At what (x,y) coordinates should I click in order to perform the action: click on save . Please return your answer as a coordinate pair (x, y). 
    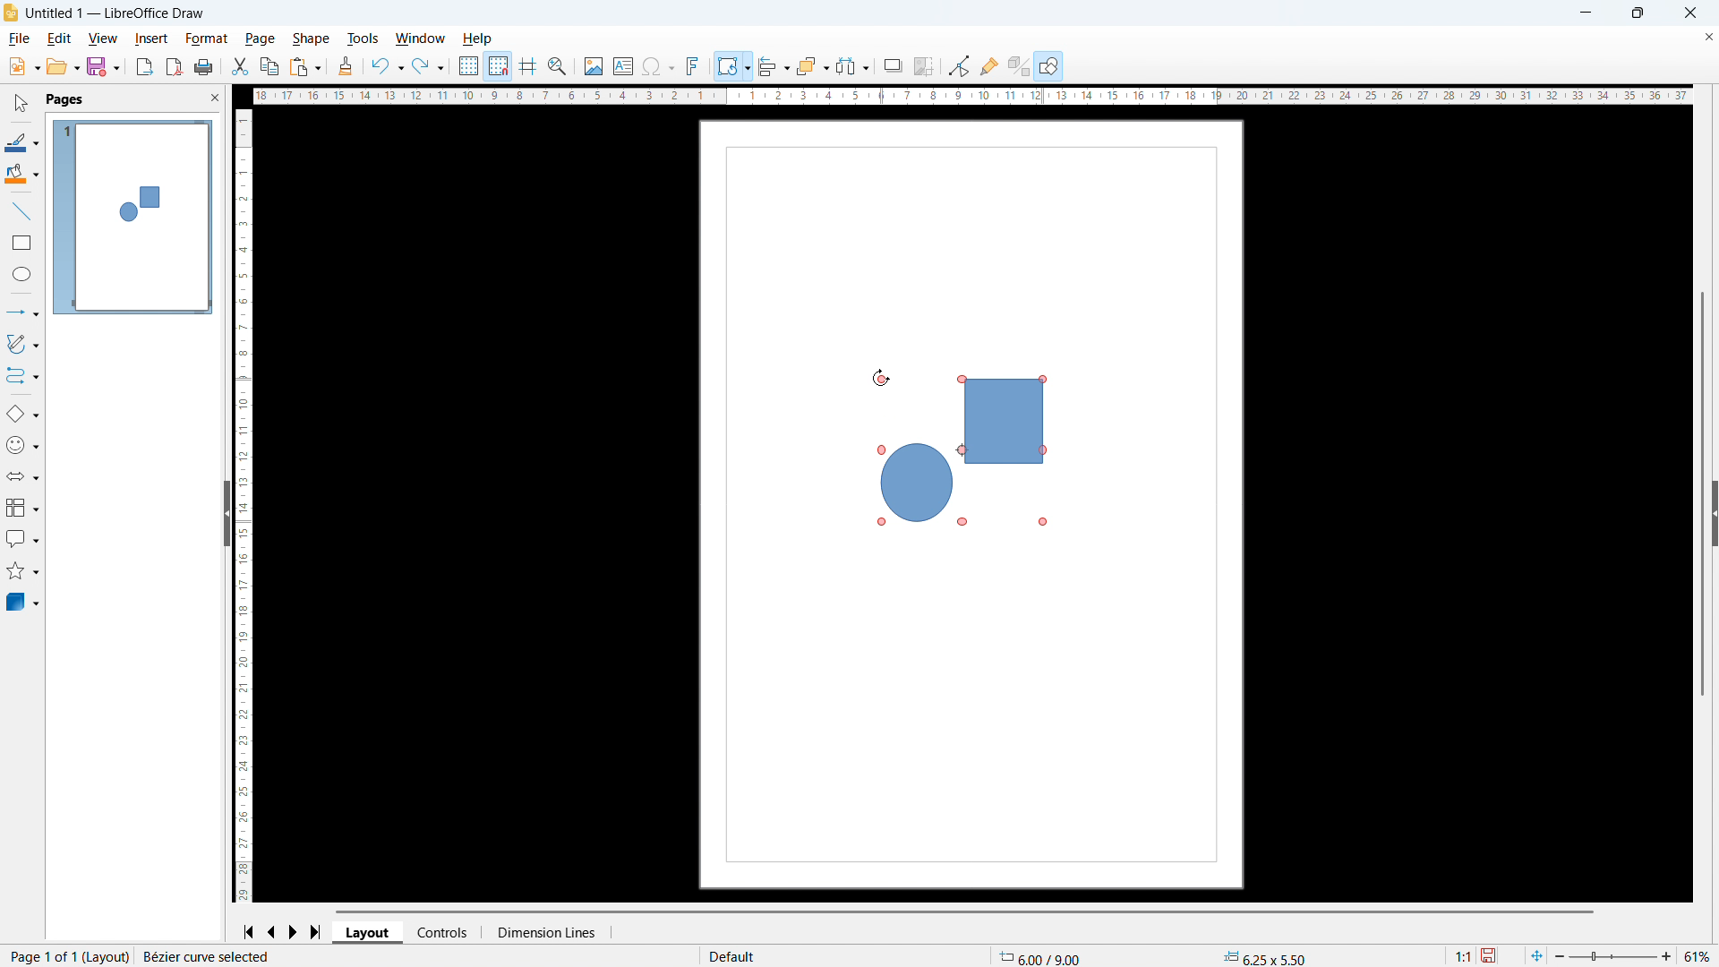
    Looking at the image, I should click on (105, 67).